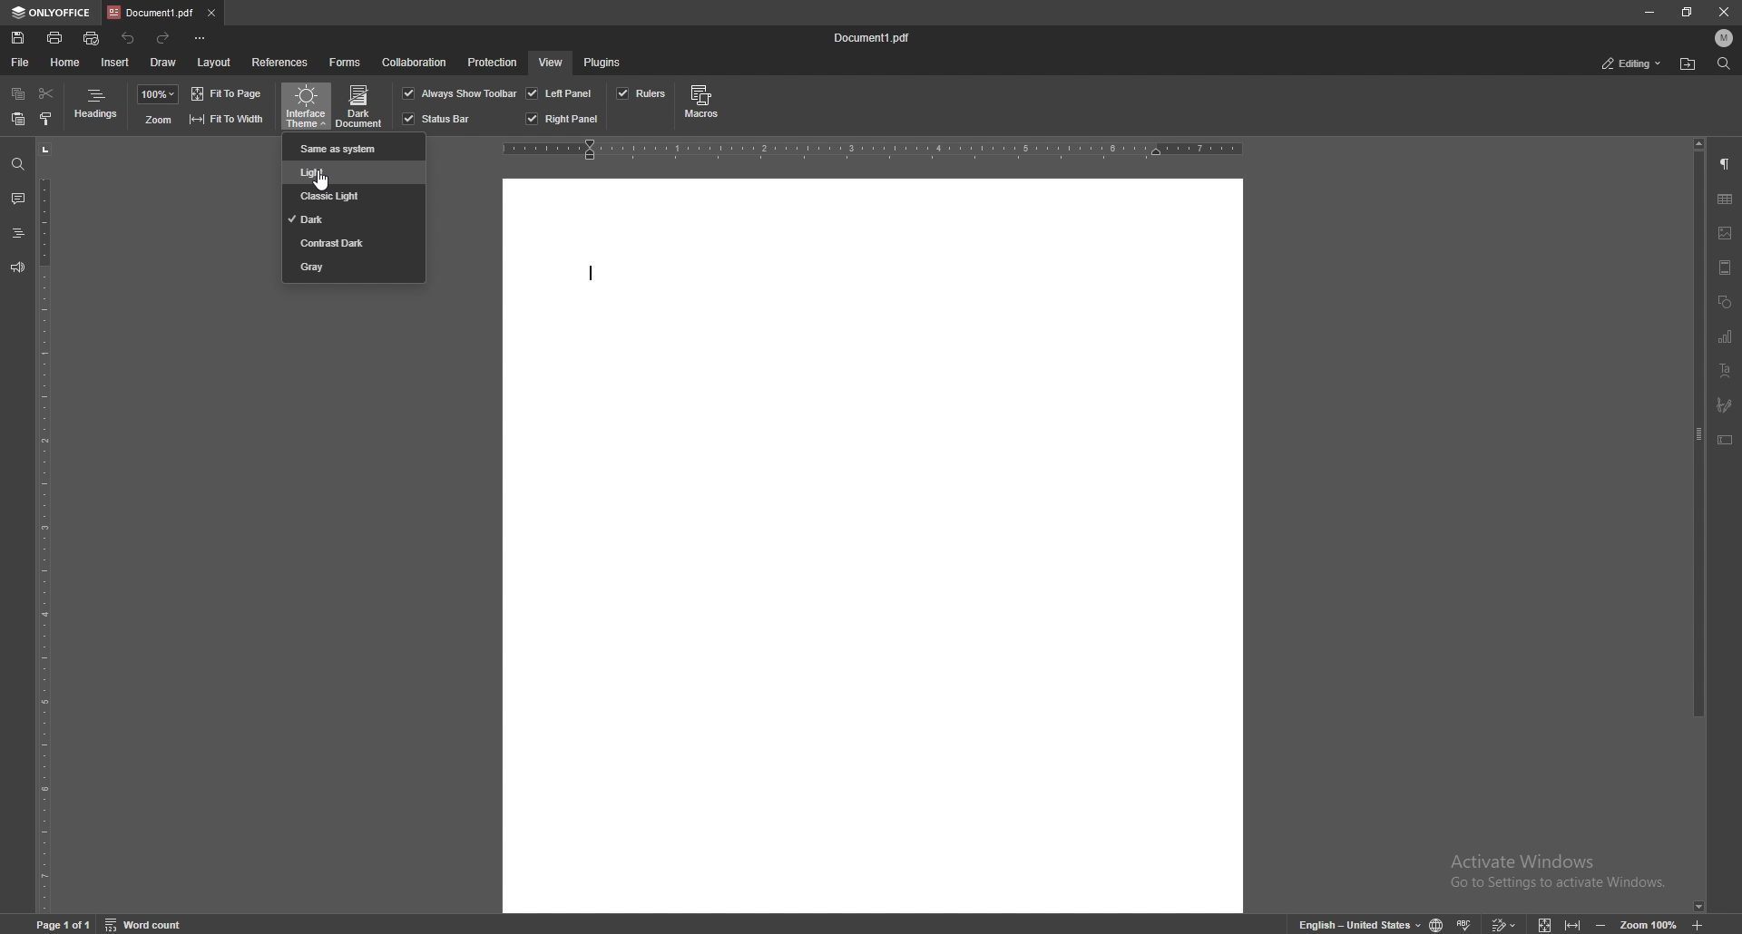 Image resolution: width=1742 pixels, height=934 pixels. I want to click on document, so click(872, 544).